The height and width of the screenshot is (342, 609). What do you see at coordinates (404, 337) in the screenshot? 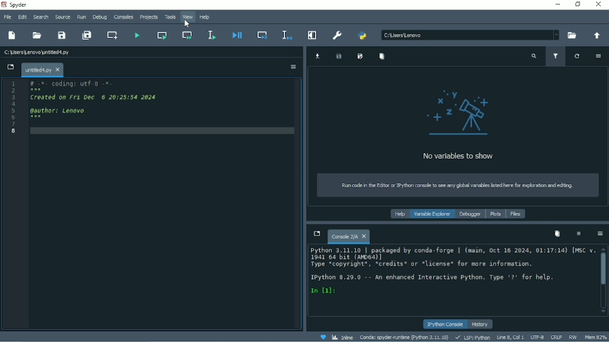
I see `Conda` at bounding box center [404, 337].